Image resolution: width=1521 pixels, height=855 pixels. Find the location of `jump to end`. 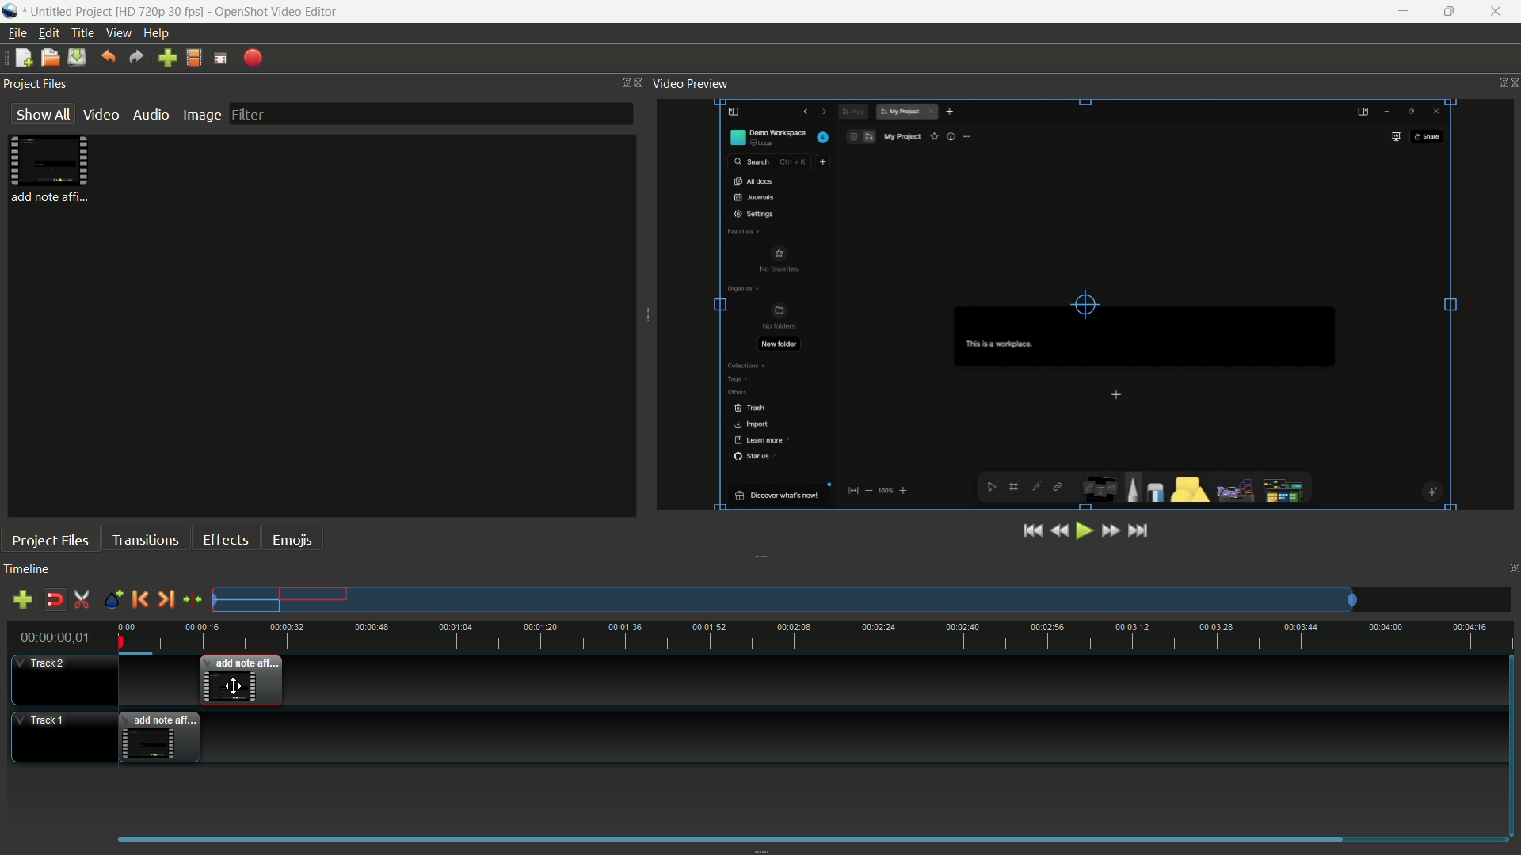

jump to end is located at coordinates (1138, 531).